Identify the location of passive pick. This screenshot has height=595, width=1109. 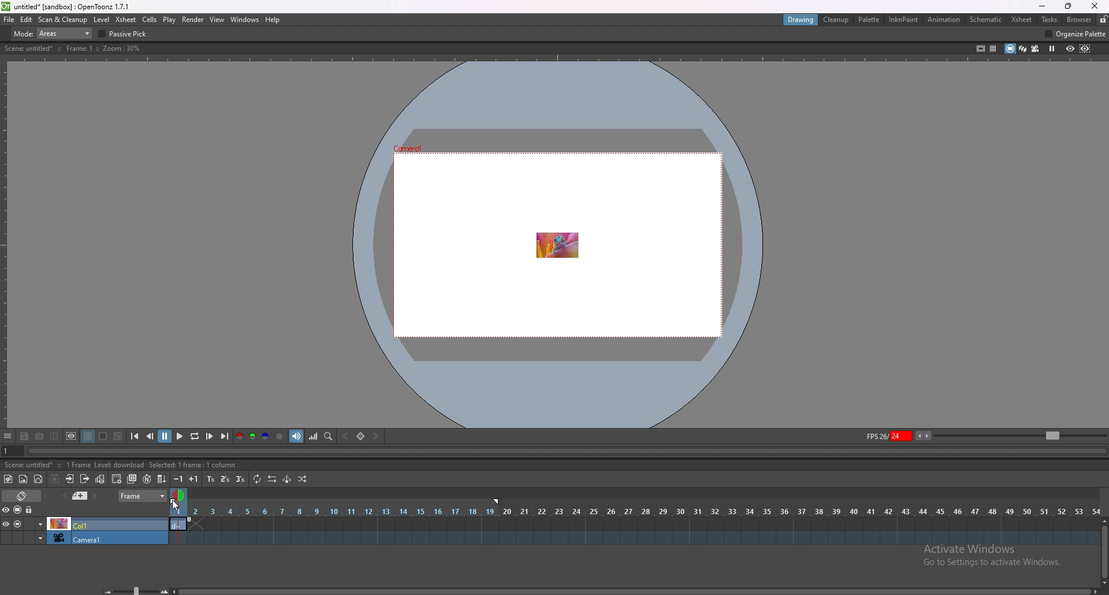
(125, 34).